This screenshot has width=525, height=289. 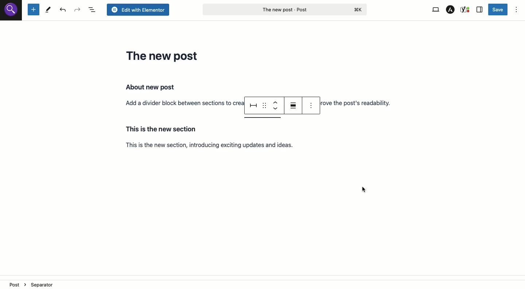 What do you see at coordinates (284, 9) in the screenshot?
I see `Post` at bounding box center [284, 9].